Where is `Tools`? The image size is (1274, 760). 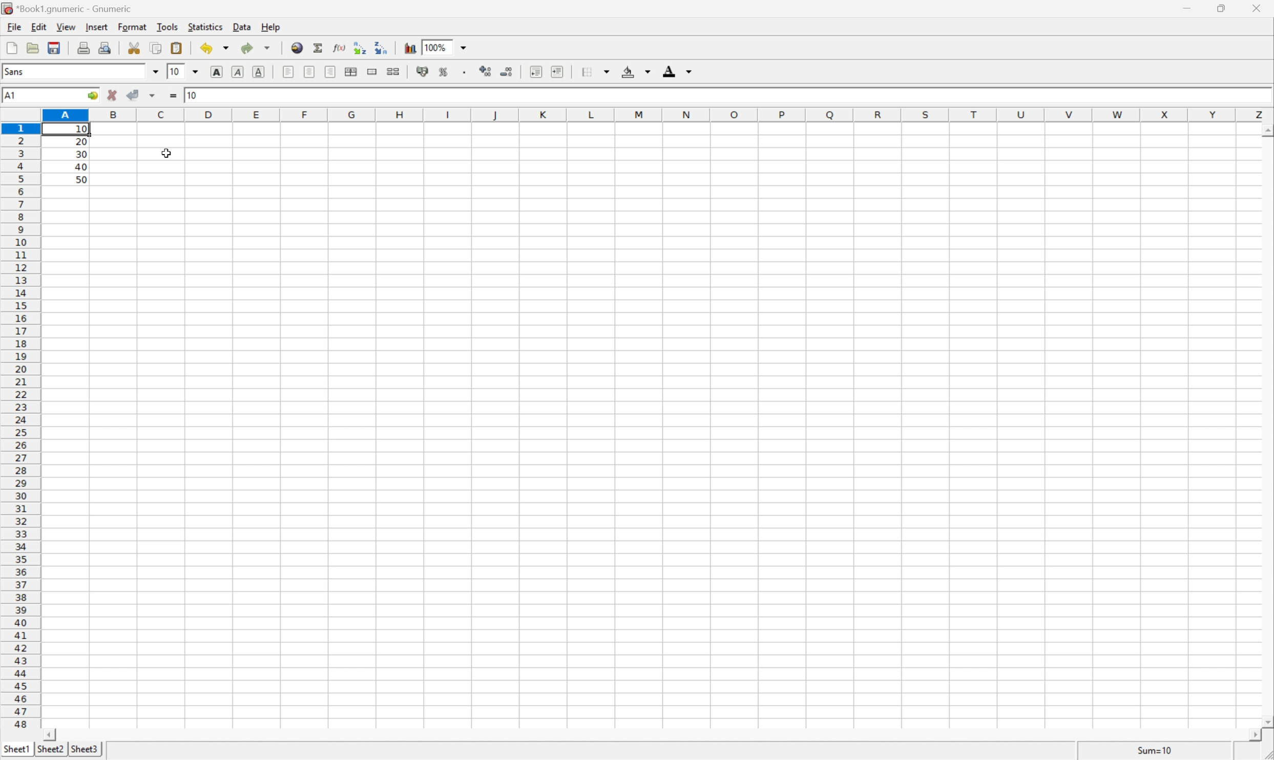 Tools is located at coordinates (168, 27).